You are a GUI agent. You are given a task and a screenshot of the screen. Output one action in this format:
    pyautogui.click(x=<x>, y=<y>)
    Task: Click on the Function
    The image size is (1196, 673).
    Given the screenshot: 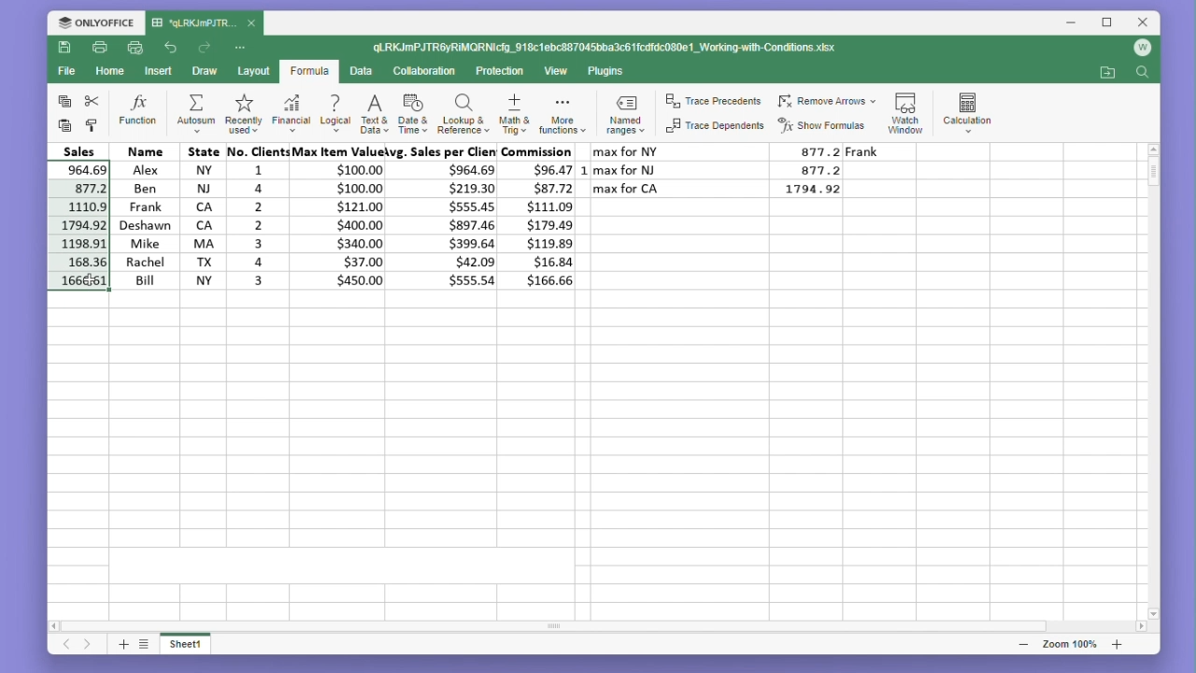 What is the action you would take?
    pyautogui.click(x=139, y=111)
    